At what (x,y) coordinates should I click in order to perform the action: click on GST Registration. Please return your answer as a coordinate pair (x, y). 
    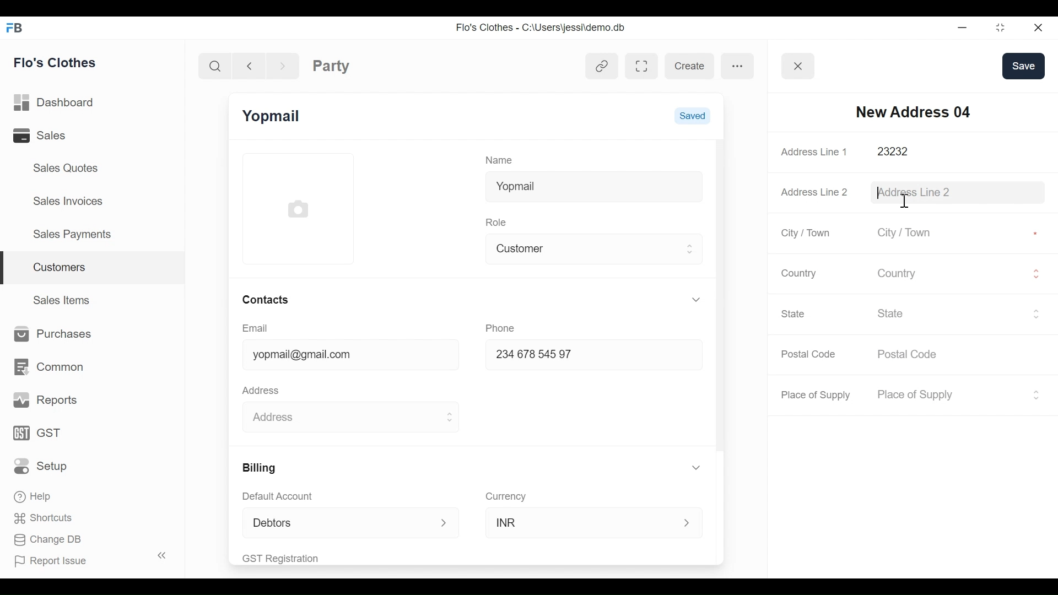
    Looking at the image, I should click on (294, 558).